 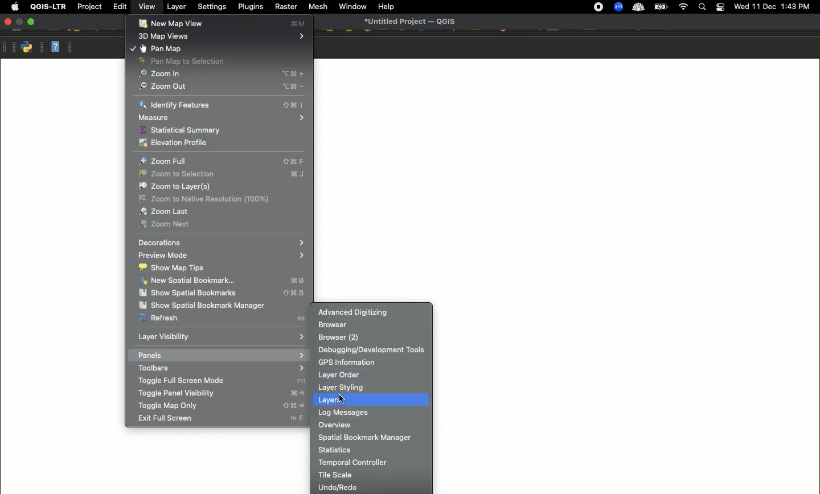 What do you see at coordinates (55, 46) in the screenshot?
I see `Help` at bounding box center [55, 46].